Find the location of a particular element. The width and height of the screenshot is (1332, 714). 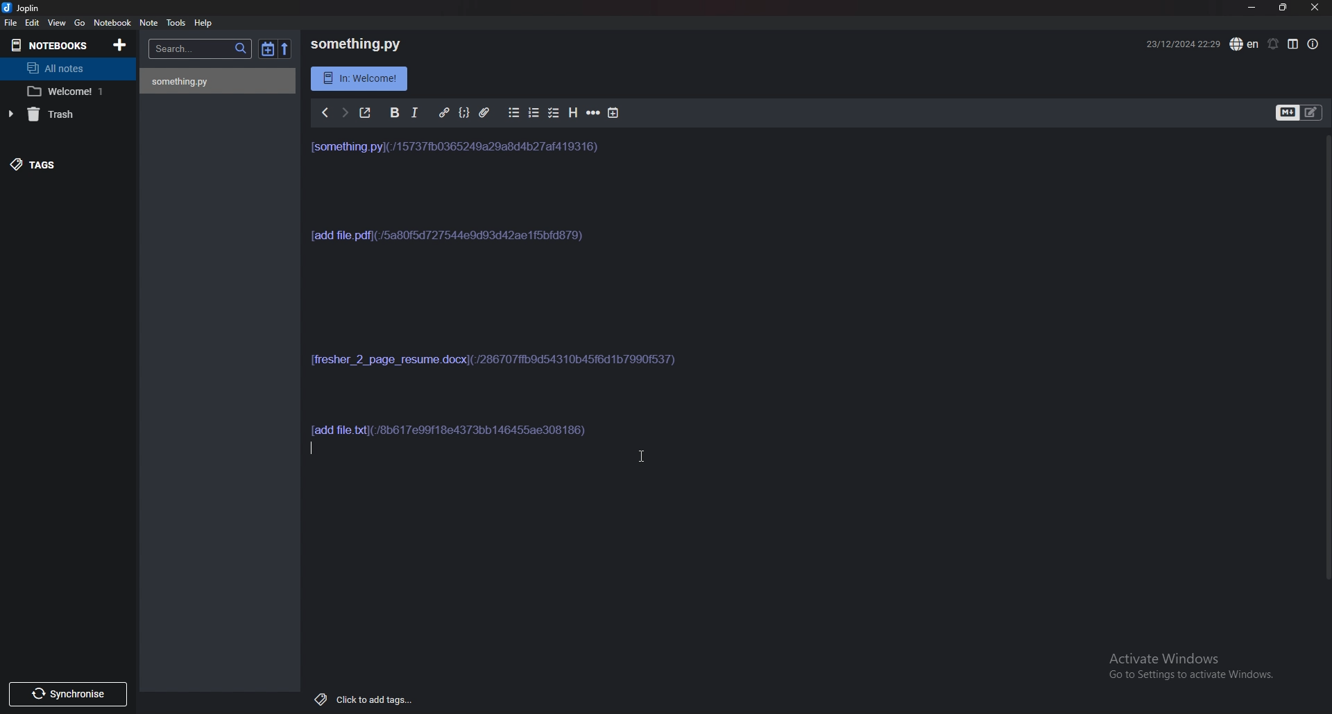

Tools is located at coordinates (178, 22).